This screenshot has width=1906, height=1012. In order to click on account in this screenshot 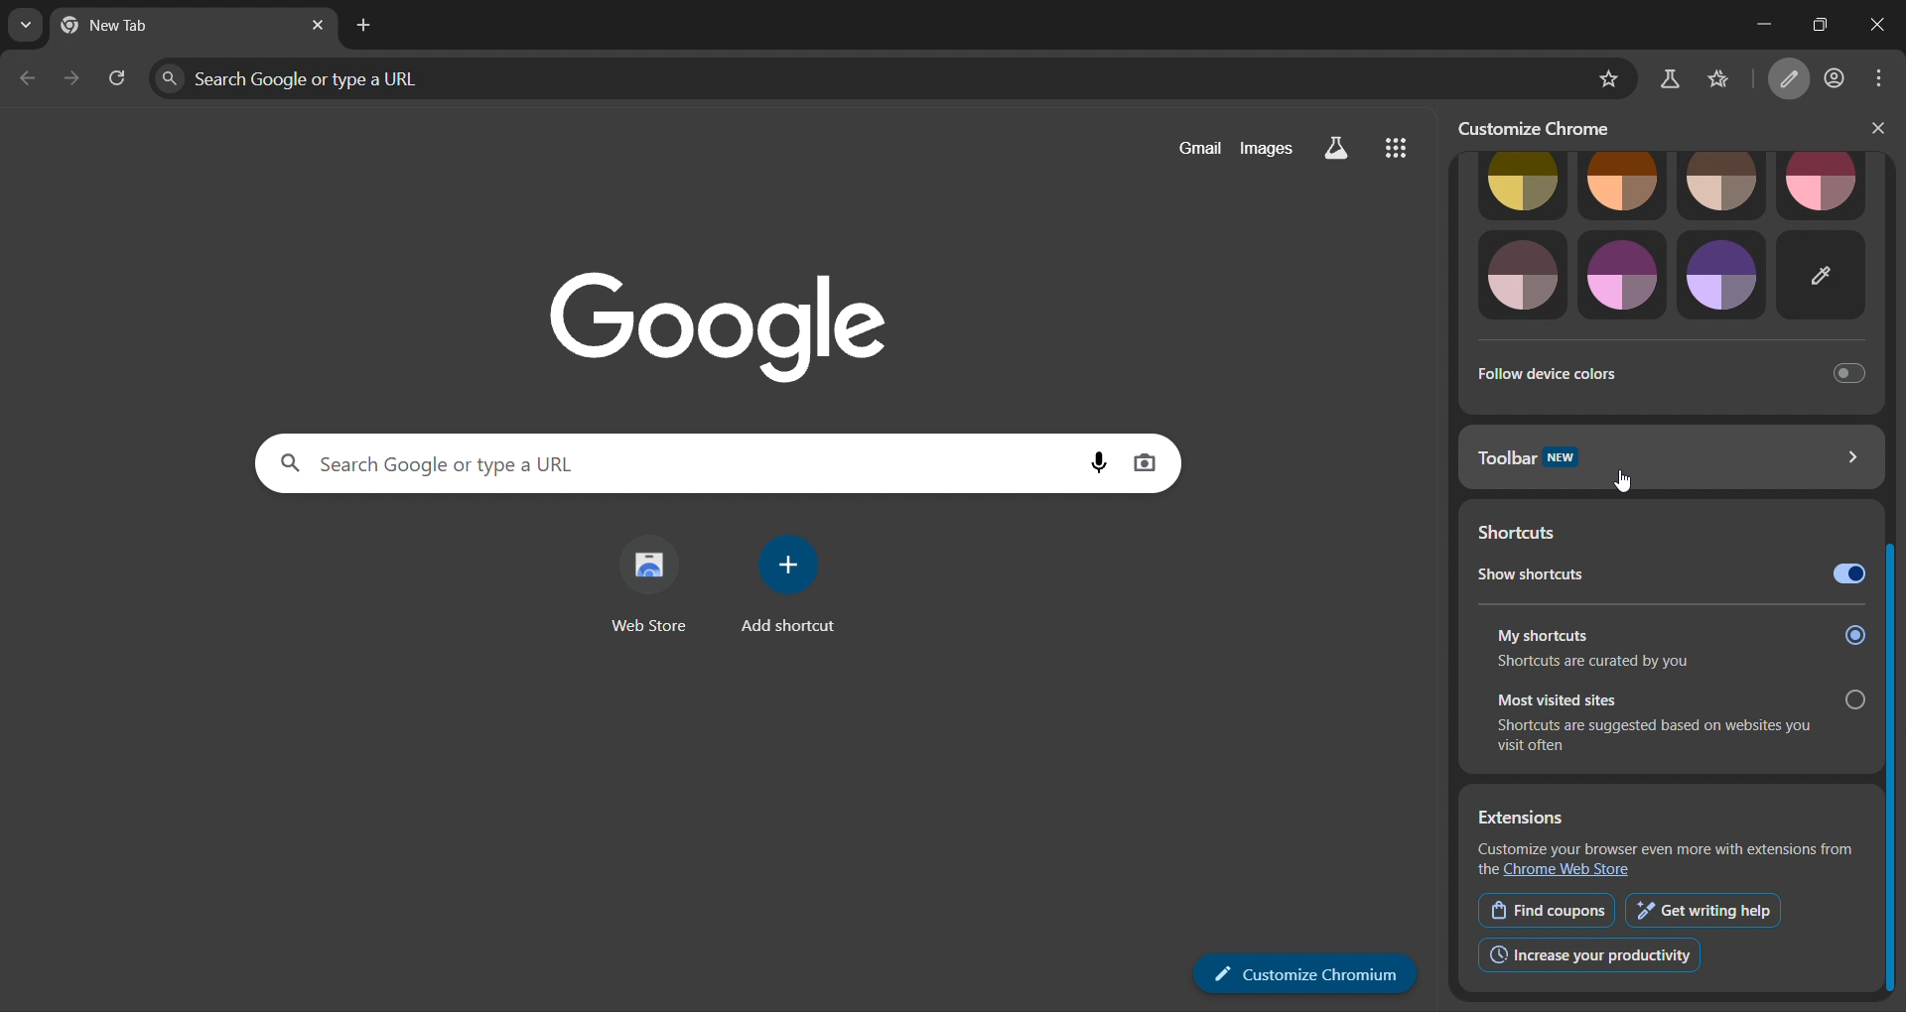, I will do `click(1838, 75)`.